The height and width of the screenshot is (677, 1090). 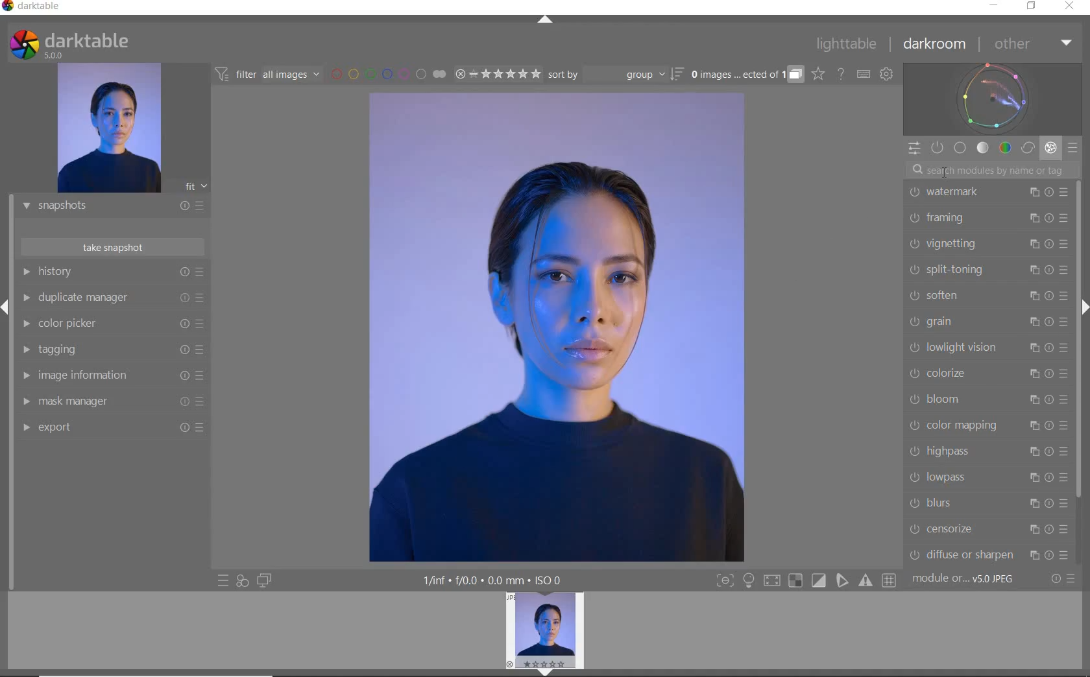 I want to click on COLOR, so click(x=1006, y=147).